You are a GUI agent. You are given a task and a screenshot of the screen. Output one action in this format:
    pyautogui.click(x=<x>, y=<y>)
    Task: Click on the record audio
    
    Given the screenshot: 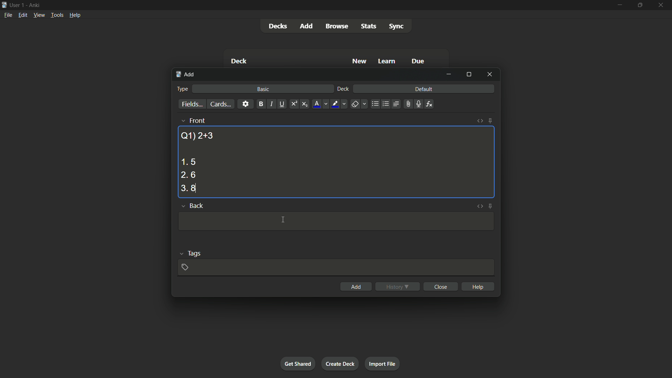 What is the action you would take?
    pyautogui.click(x=418, y=104)
    